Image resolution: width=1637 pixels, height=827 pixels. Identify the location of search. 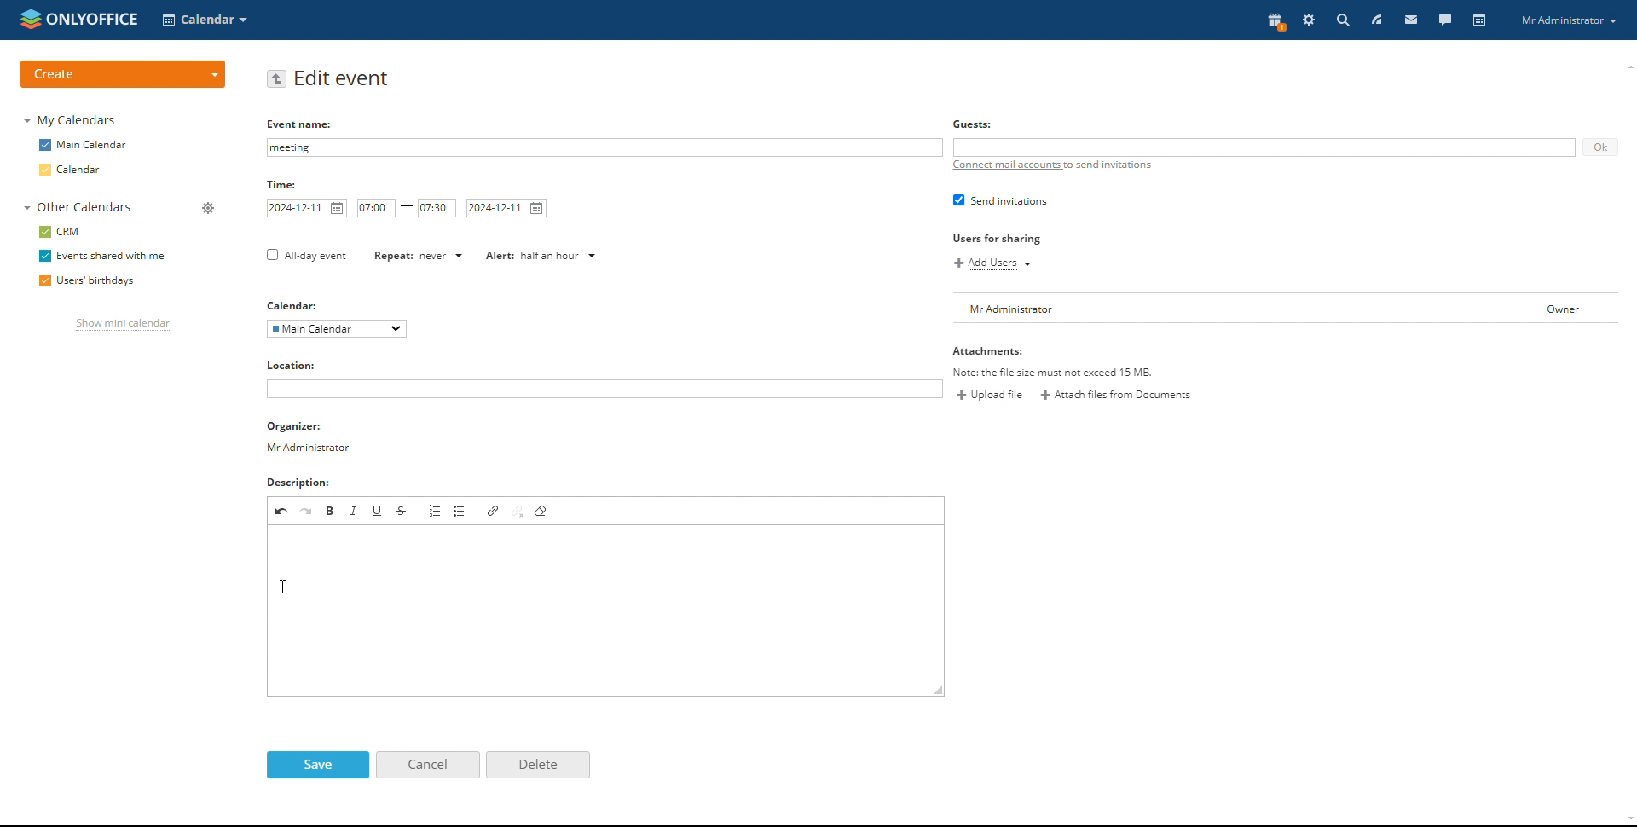
(1342, 20).